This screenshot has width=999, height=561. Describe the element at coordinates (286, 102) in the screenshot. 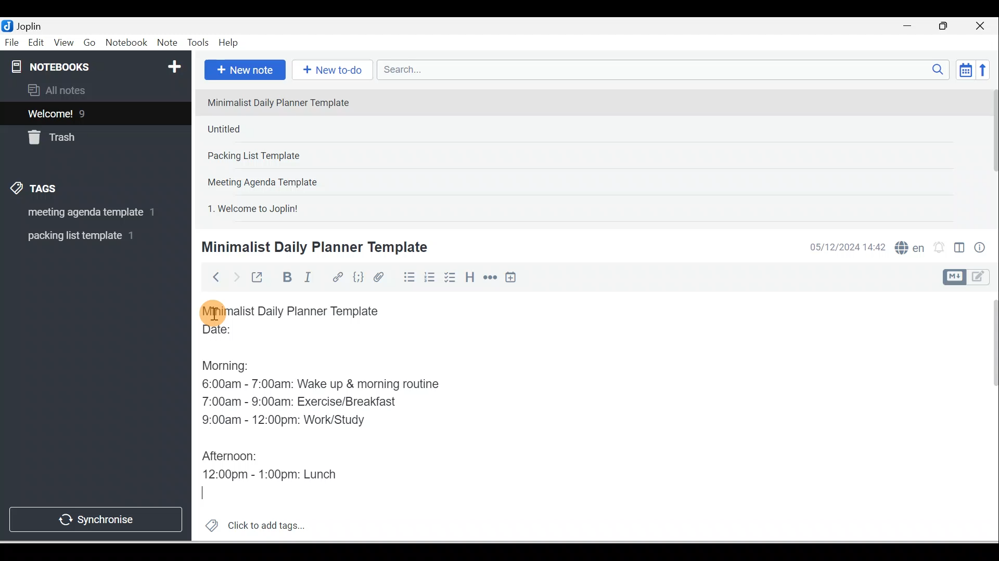

I see `Note 1` at that location.